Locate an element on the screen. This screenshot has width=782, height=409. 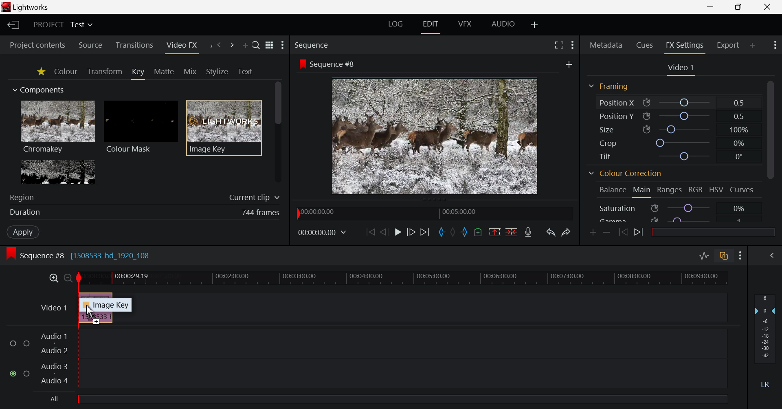
Image Key  is located at coordinates (111, 305).